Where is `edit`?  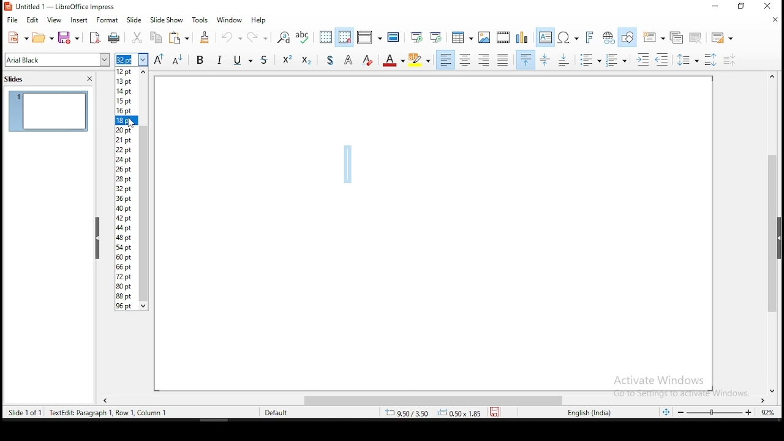
edit is located at coordinates (31, 20).